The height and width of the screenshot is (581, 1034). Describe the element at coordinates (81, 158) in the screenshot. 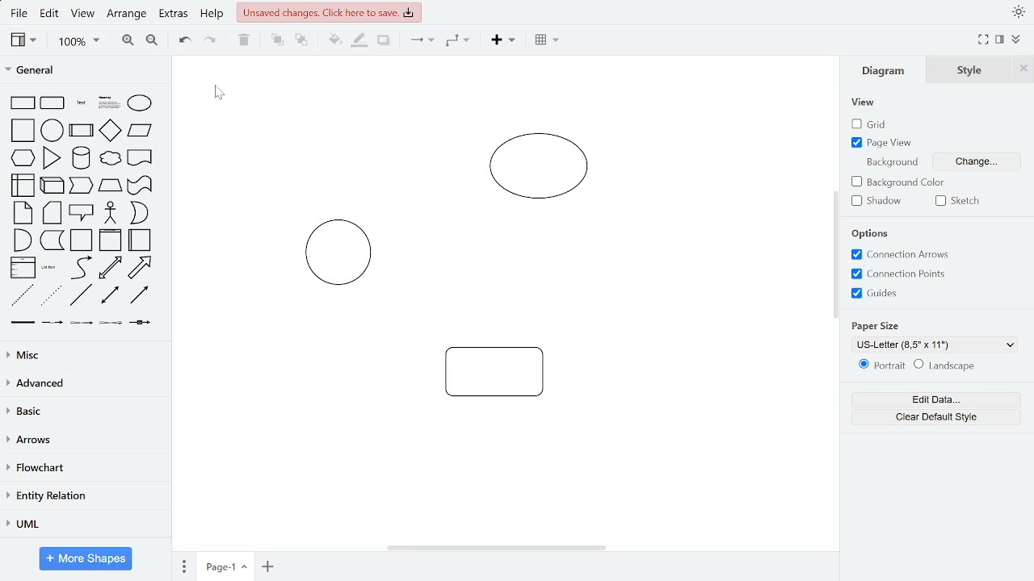

I see `cylinder` at that location.